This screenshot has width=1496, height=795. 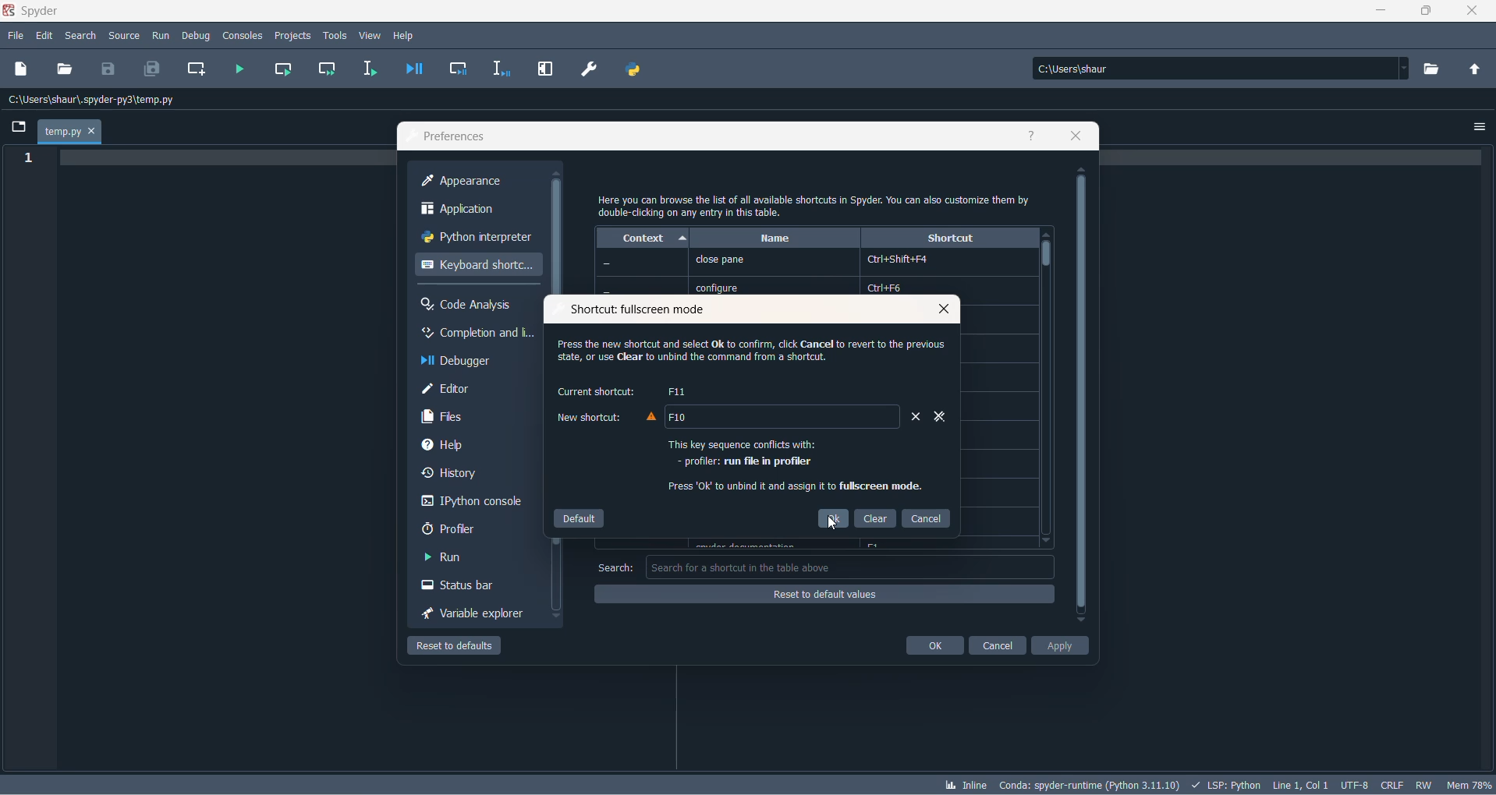 What do you see at coordinates (643, 238) in the screenshot?
I see `context heading` at bounding box center [643, 238].